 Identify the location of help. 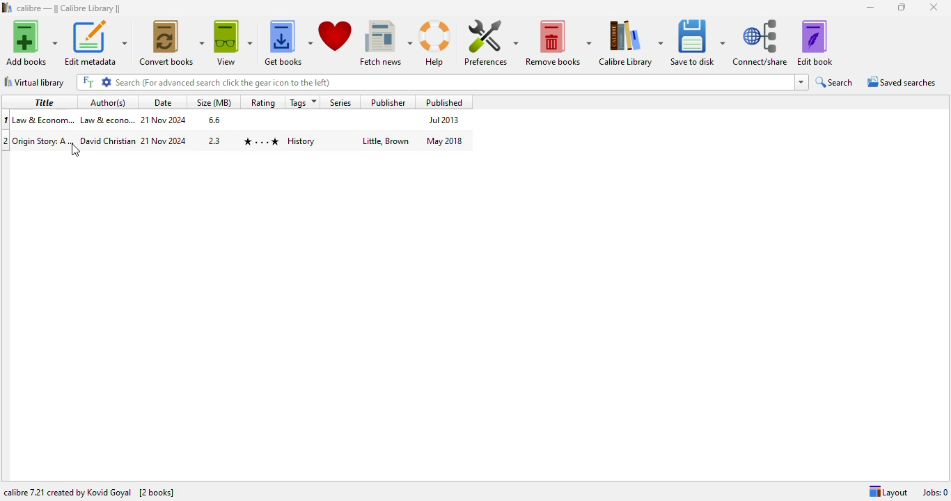
(435, 43).